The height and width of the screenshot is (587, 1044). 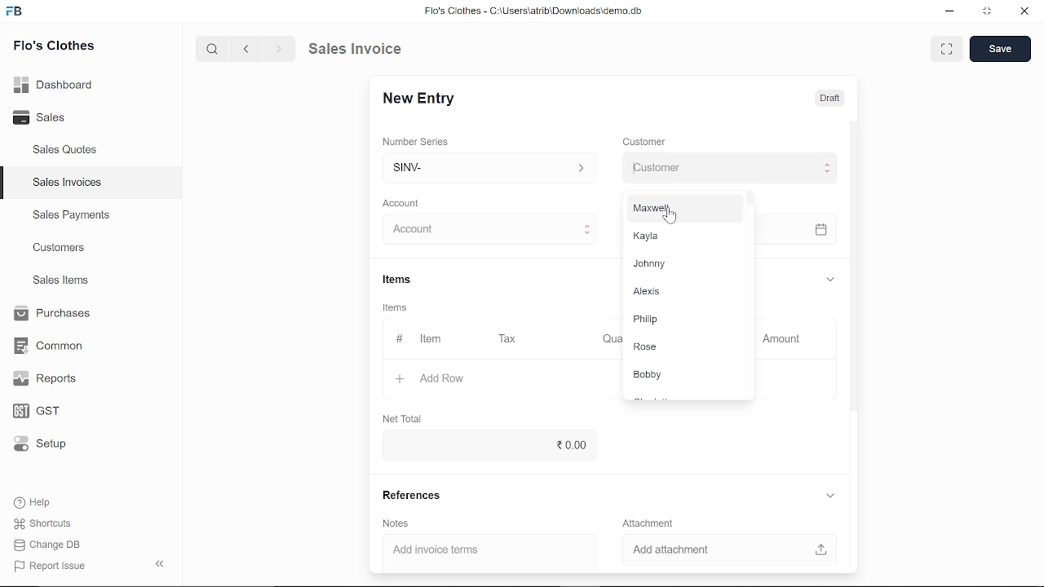 What do you see at coordinates (684, 320) in the screenshot?
I see `Philip` at bounding box center [684, 320].